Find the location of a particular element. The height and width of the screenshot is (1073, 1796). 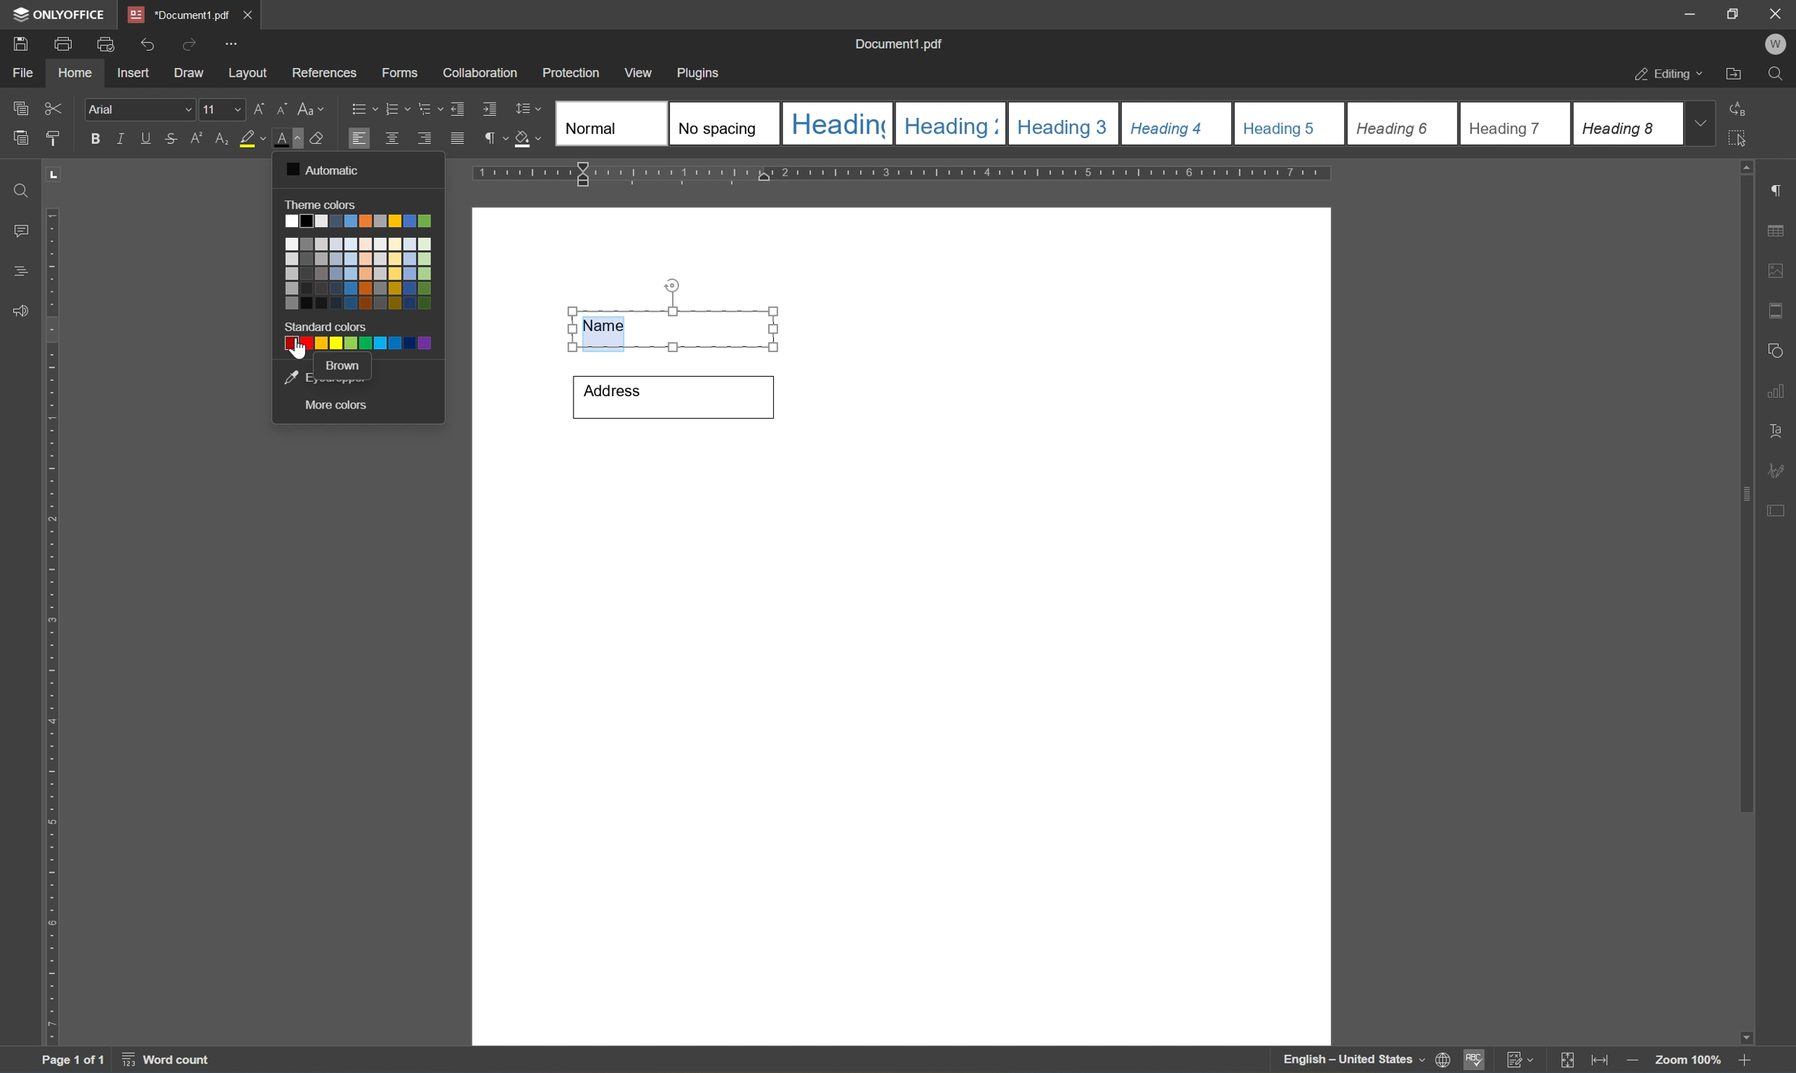

type of slides is located at coordinates (1114, 123).